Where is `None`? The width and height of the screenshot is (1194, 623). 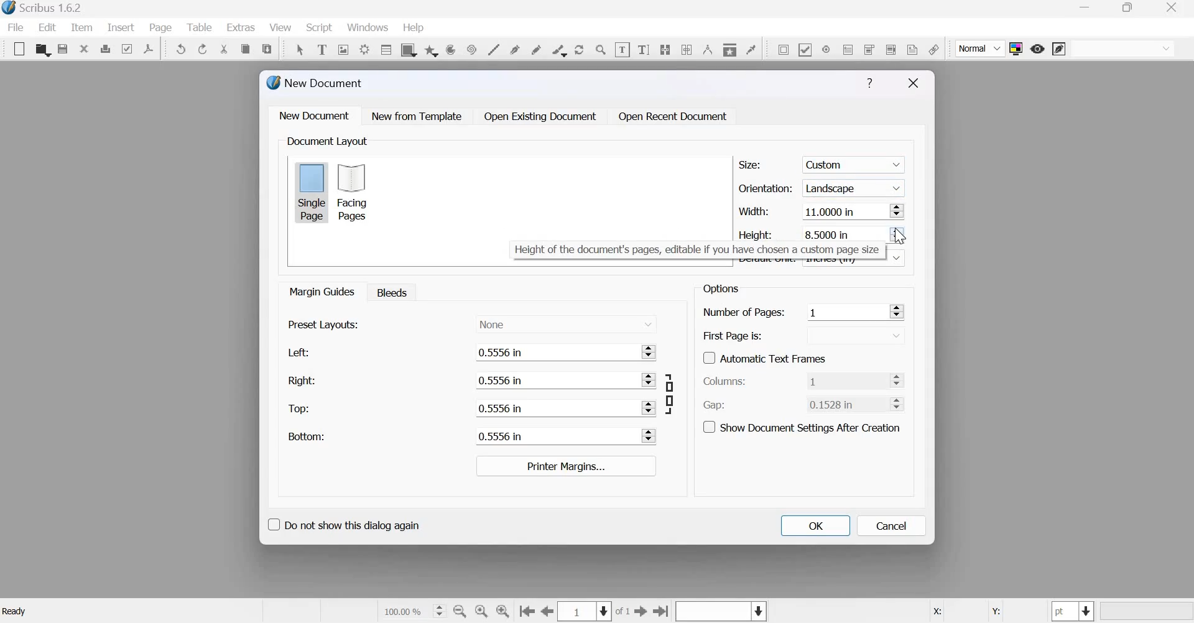
None is located at coordinates (566, 323).